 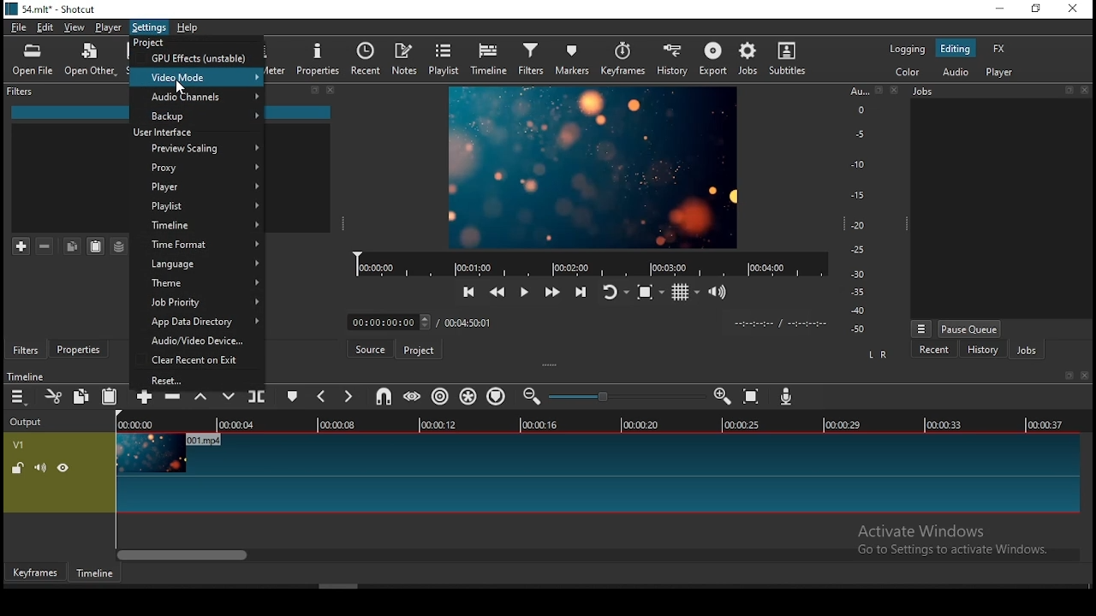 What do you see at coordinates (441, 424) in the screenshot?
I see `00:00:12` at bounding box center [441, 424].